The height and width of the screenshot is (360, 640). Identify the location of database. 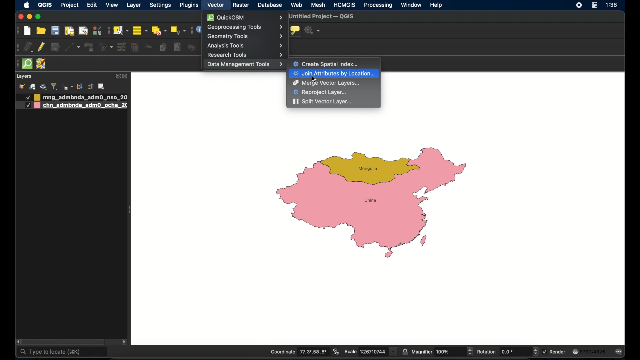
(270, 5).